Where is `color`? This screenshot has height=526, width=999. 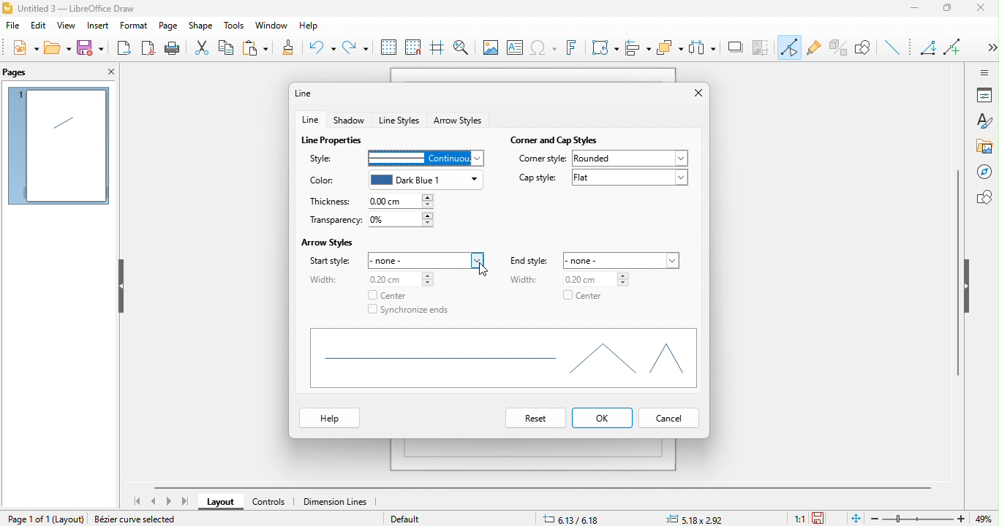 color is located at coordinates (322, 181).